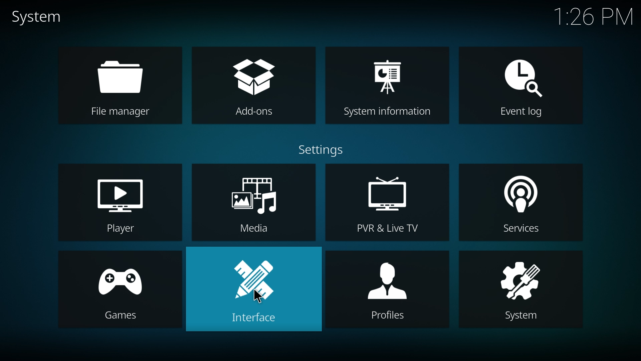  Describe the element at coordinates (121, 289) in the screenshot. I see `games` at that location.